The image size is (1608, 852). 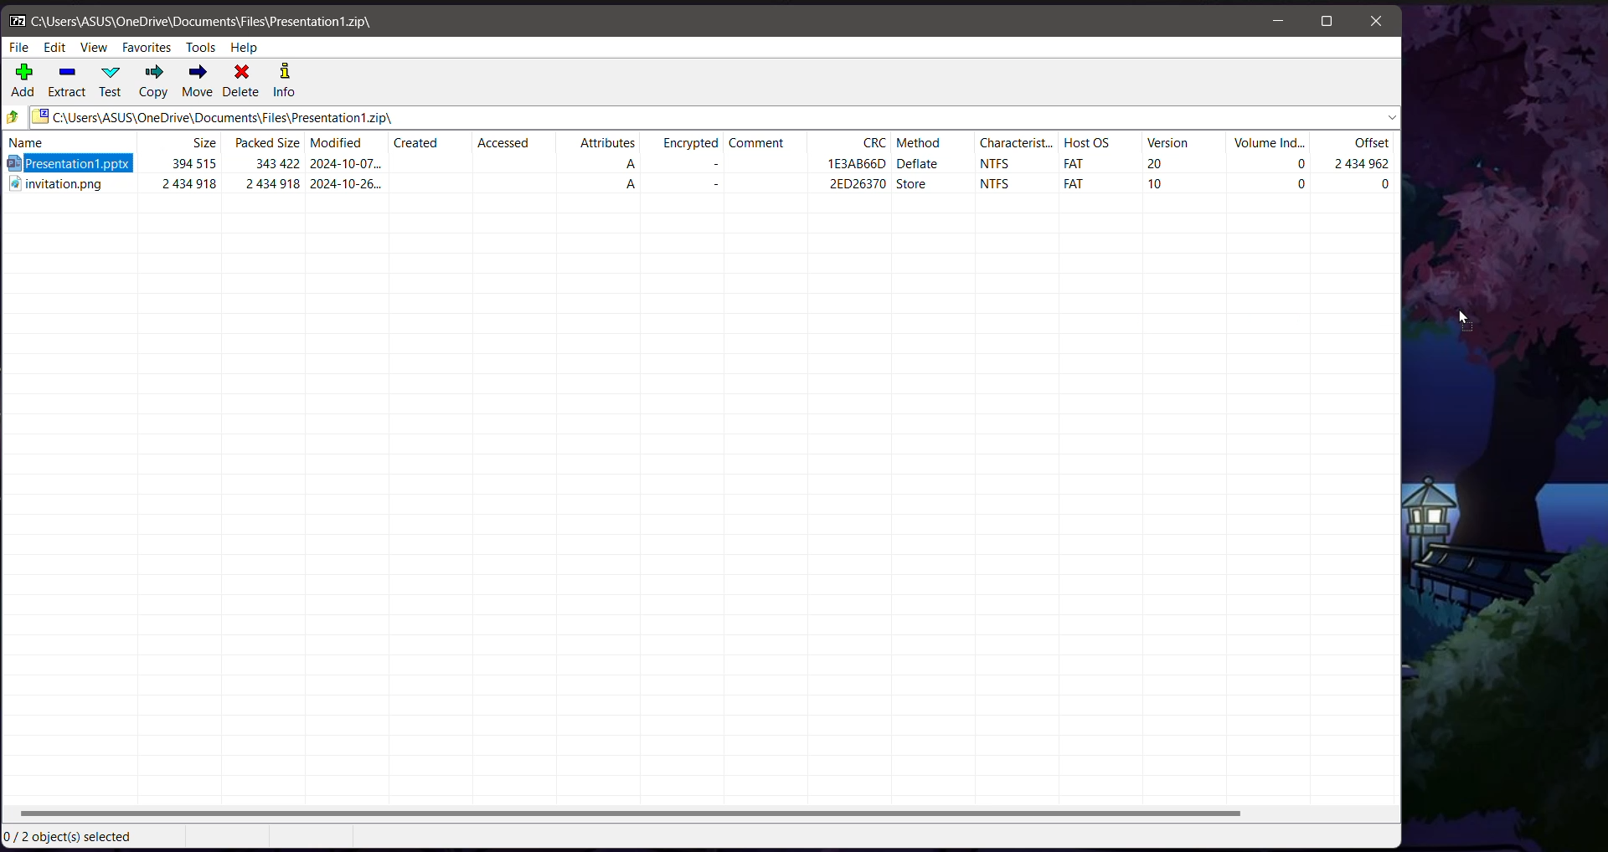 What do you see at coordinates (998, 166) in the screenshot?
I see `NTFS` at bounding box center [998, 166].